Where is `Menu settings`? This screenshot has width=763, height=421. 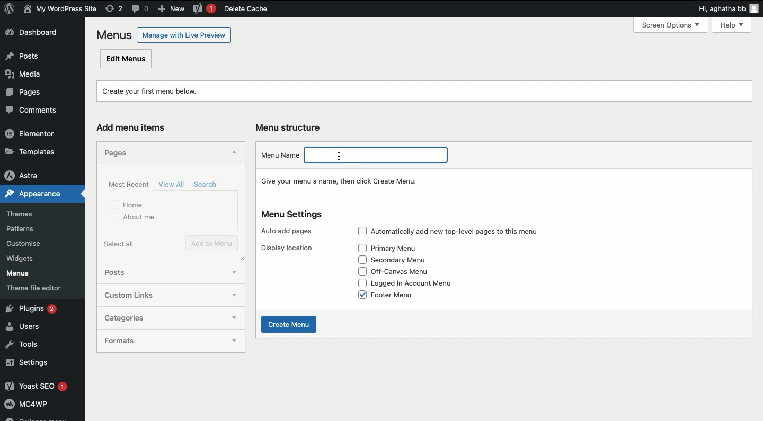
Menu settings is located at coordinates (292, 216).